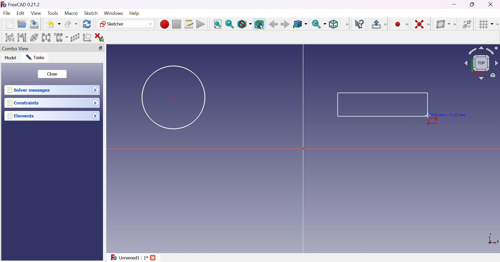  I want to click on Fit all, so click(217, 24).